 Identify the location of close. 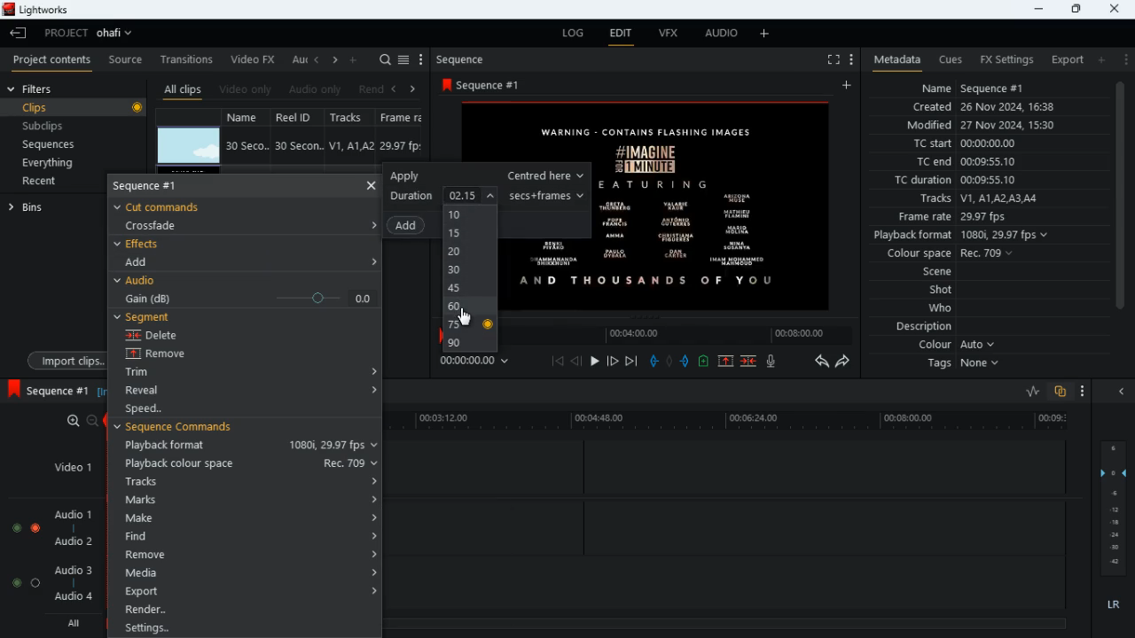
(371, 184).